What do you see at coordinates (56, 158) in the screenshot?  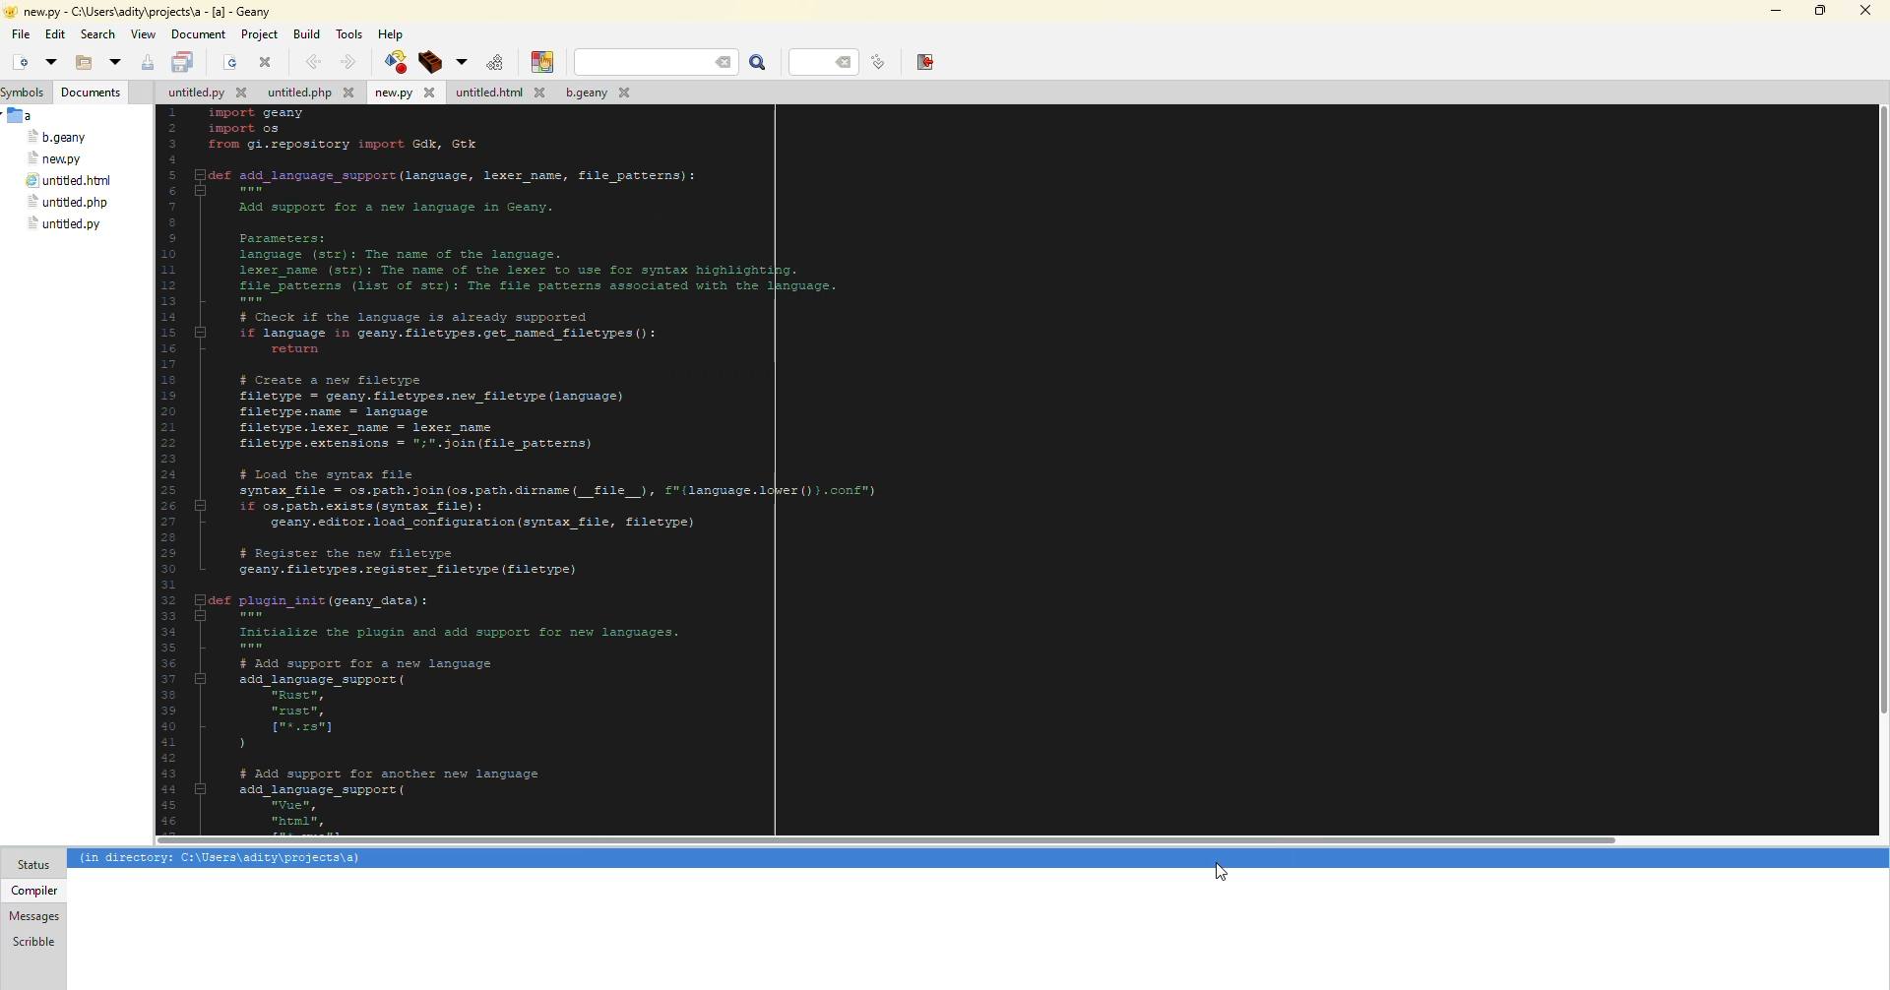 I see `file` at bounding box center [56, 158].